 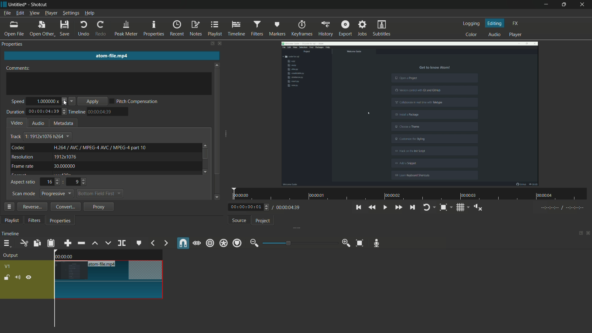 I want to click on ripple delete, so click(x=81, y=243).